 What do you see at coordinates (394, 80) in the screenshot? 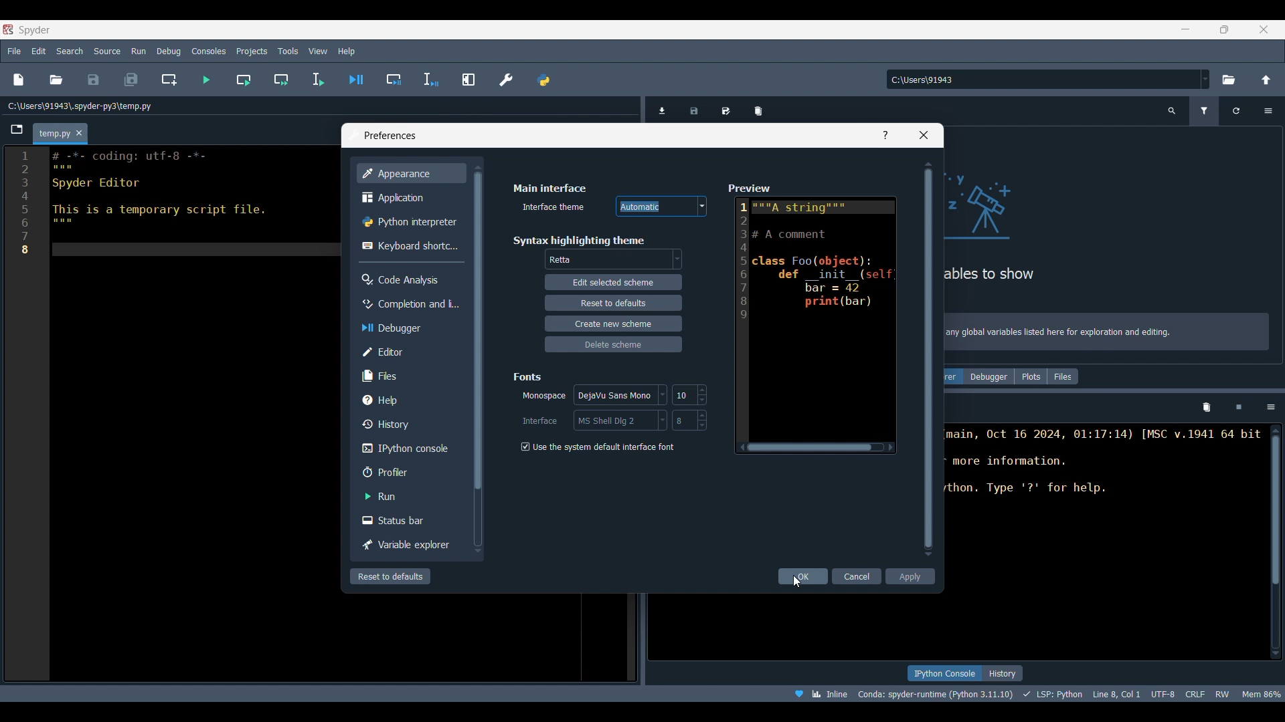
I see `Debug cell` at bounding box center [394, 80].